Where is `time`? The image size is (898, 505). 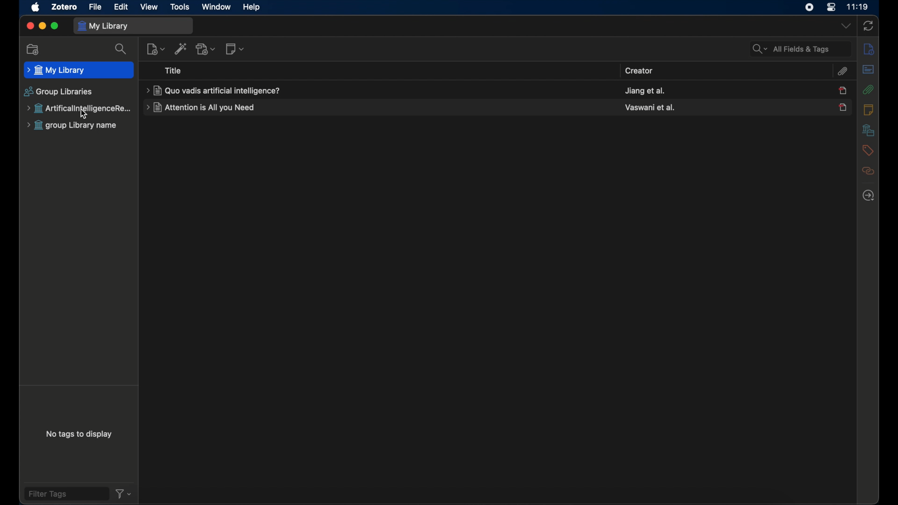
time is located at coordinates (858, 7).